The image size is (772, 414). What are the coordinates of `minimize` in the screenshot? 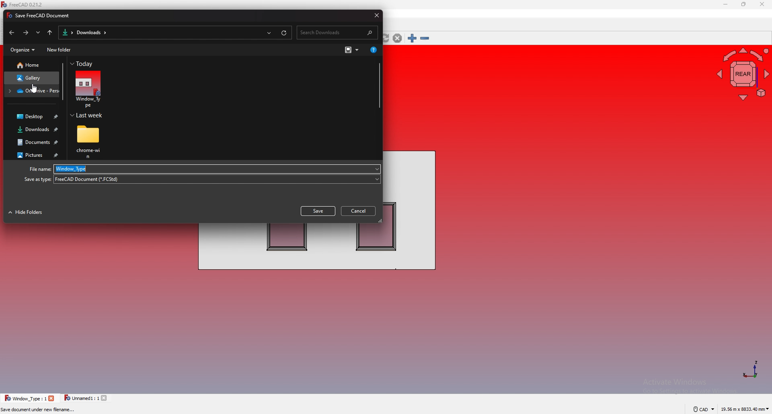 It's located at (725, 5).